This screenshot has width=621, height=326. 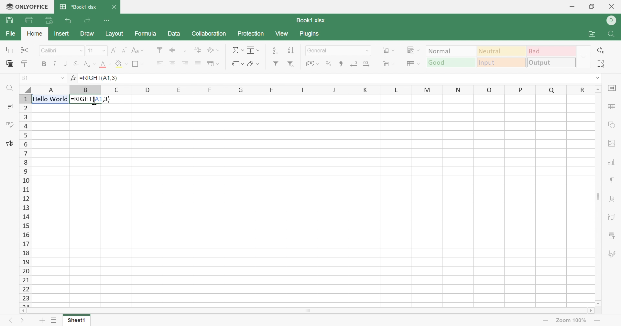 What do you see at coordinates (185, 64) in the screenshot?
I see `Align right` at bounding box center [185, 64].